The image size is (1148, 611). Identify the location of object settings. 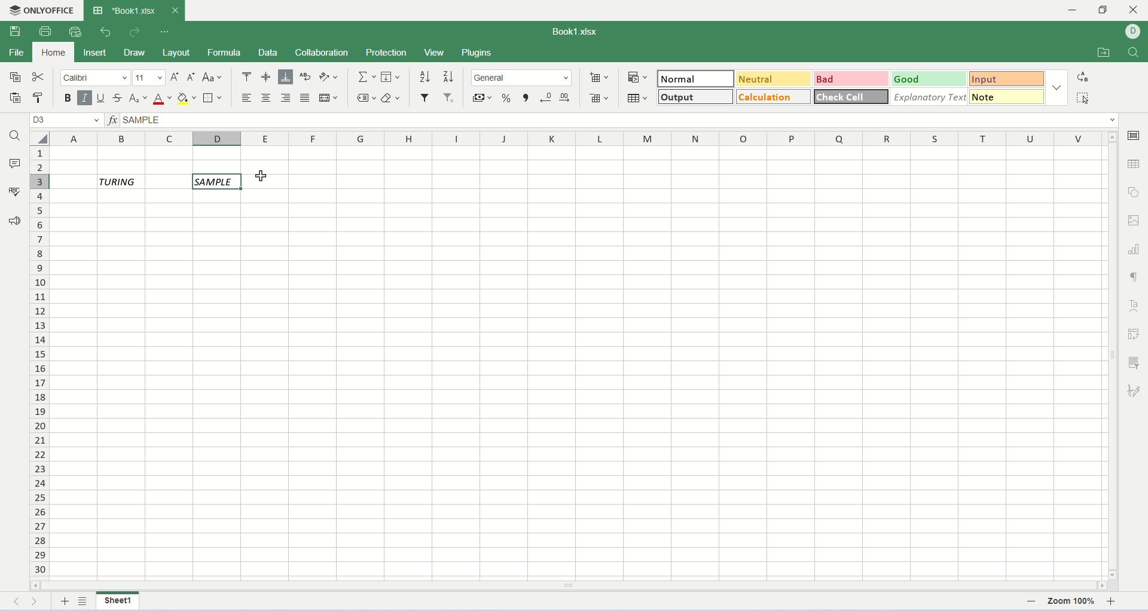
(1136, 192).